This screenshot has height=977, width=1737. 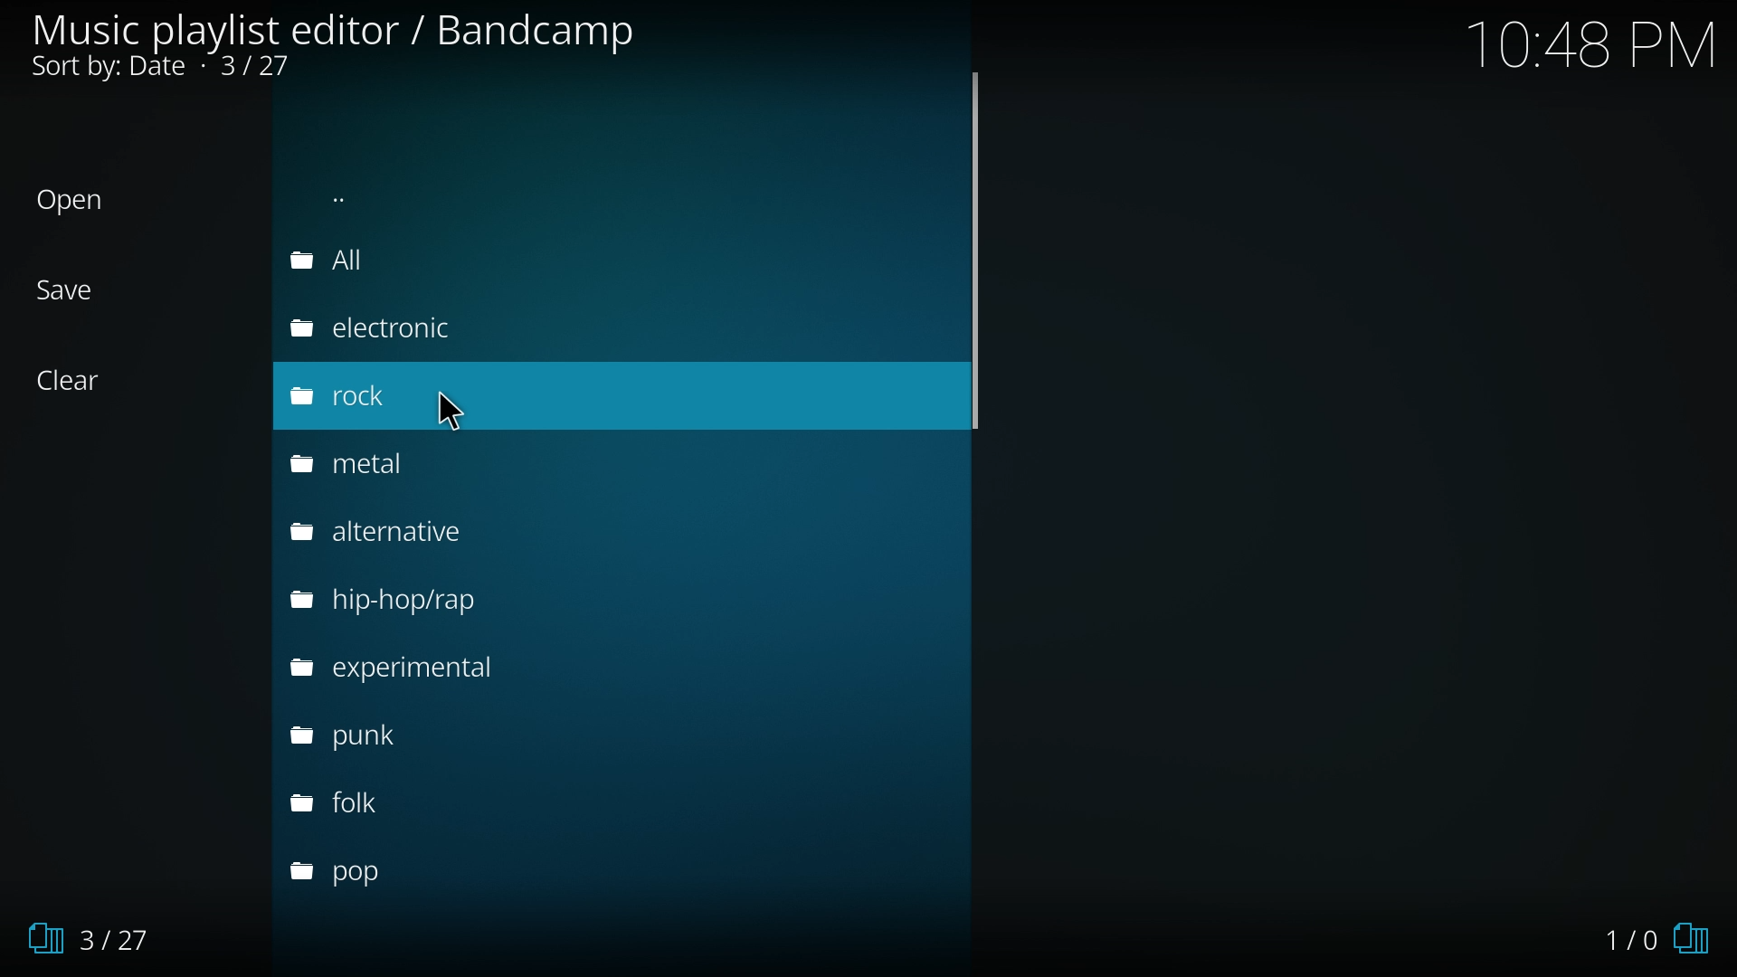 What do you see at coordinates (979, 258) in the screenshot?
I see `scroll bar` at bounding box center [979, 258].